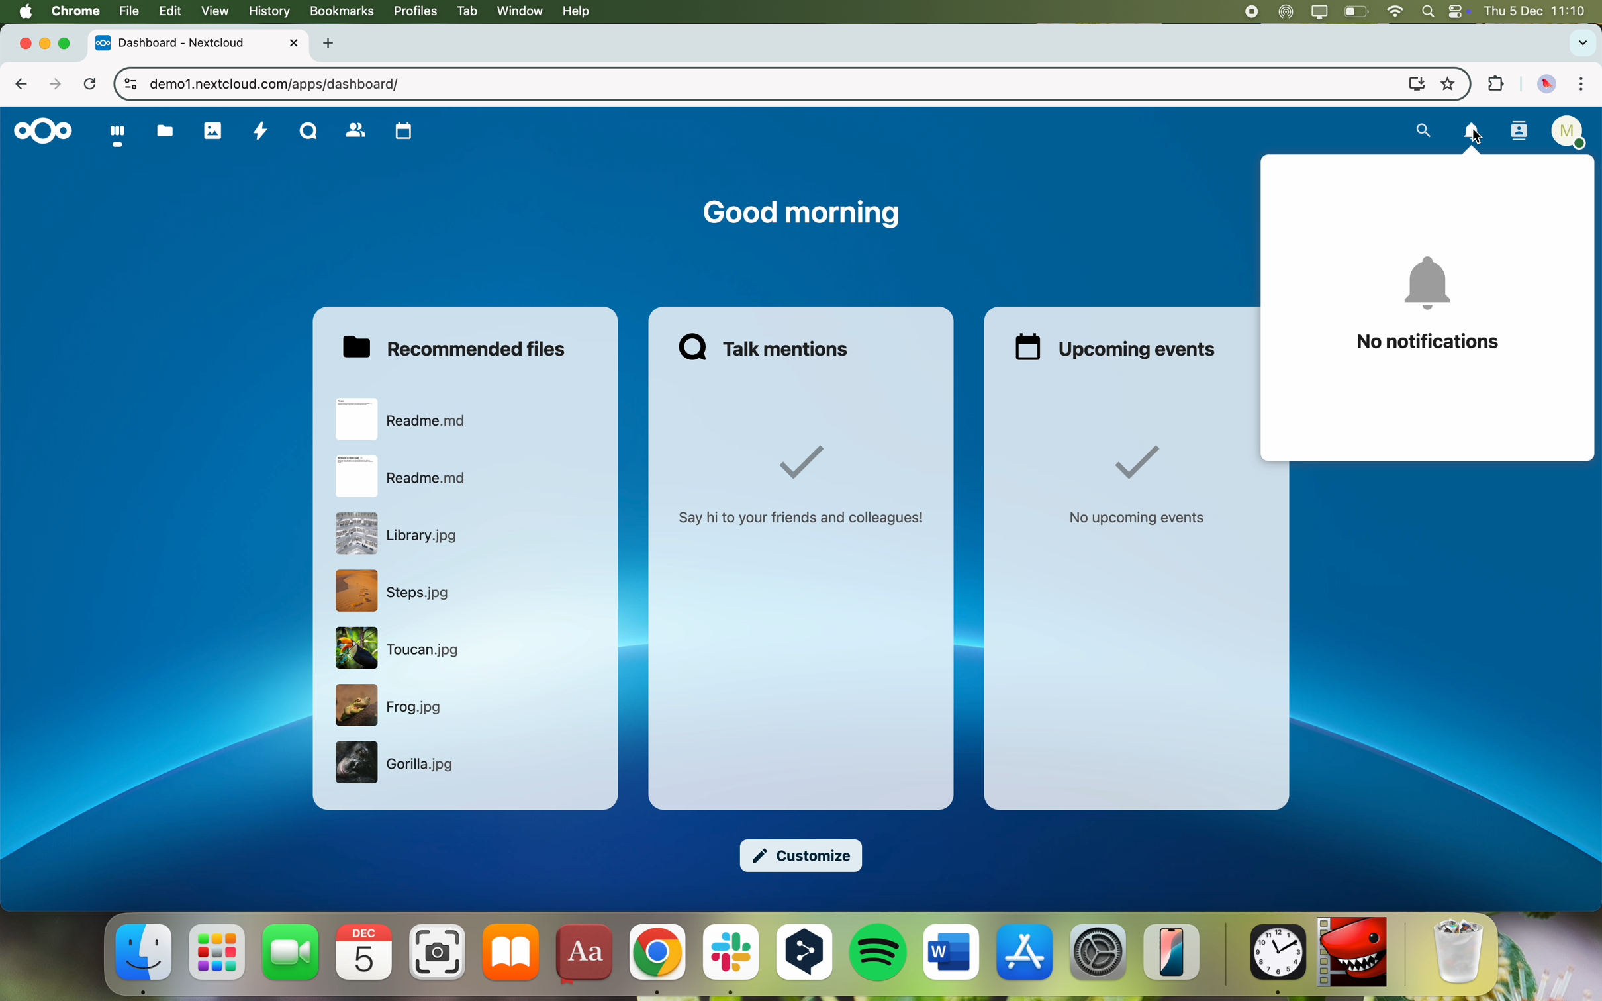 This screenshot has height=1001, width=1602. What do you see at coordinates (512, 953) in the screenshot?
I see `iBooks` at bounding box center [512, 953].